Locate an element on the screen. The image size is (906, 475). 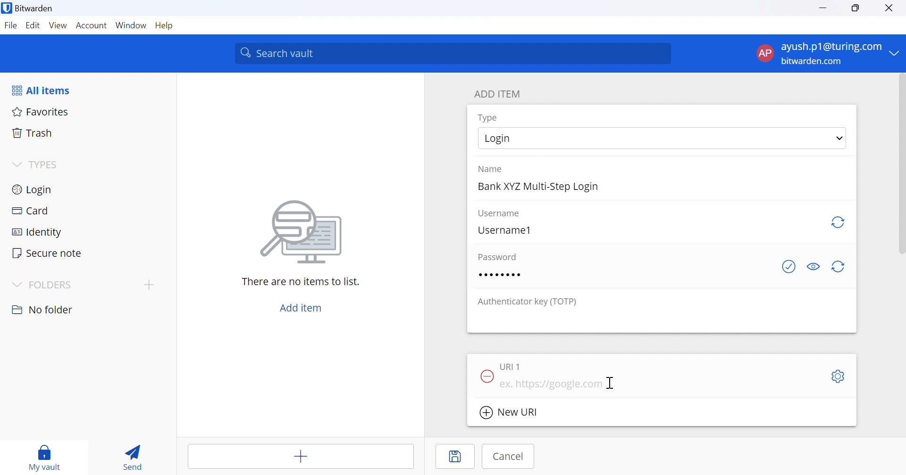
Username1 is located at coordinates (509, 231).